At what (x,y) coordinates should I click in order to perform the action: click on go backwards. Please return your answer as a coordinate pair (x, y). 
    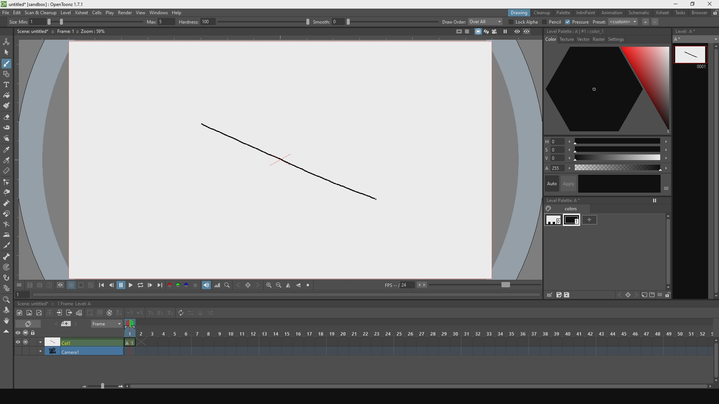
    Looking at the image, I should click on (110, 285).